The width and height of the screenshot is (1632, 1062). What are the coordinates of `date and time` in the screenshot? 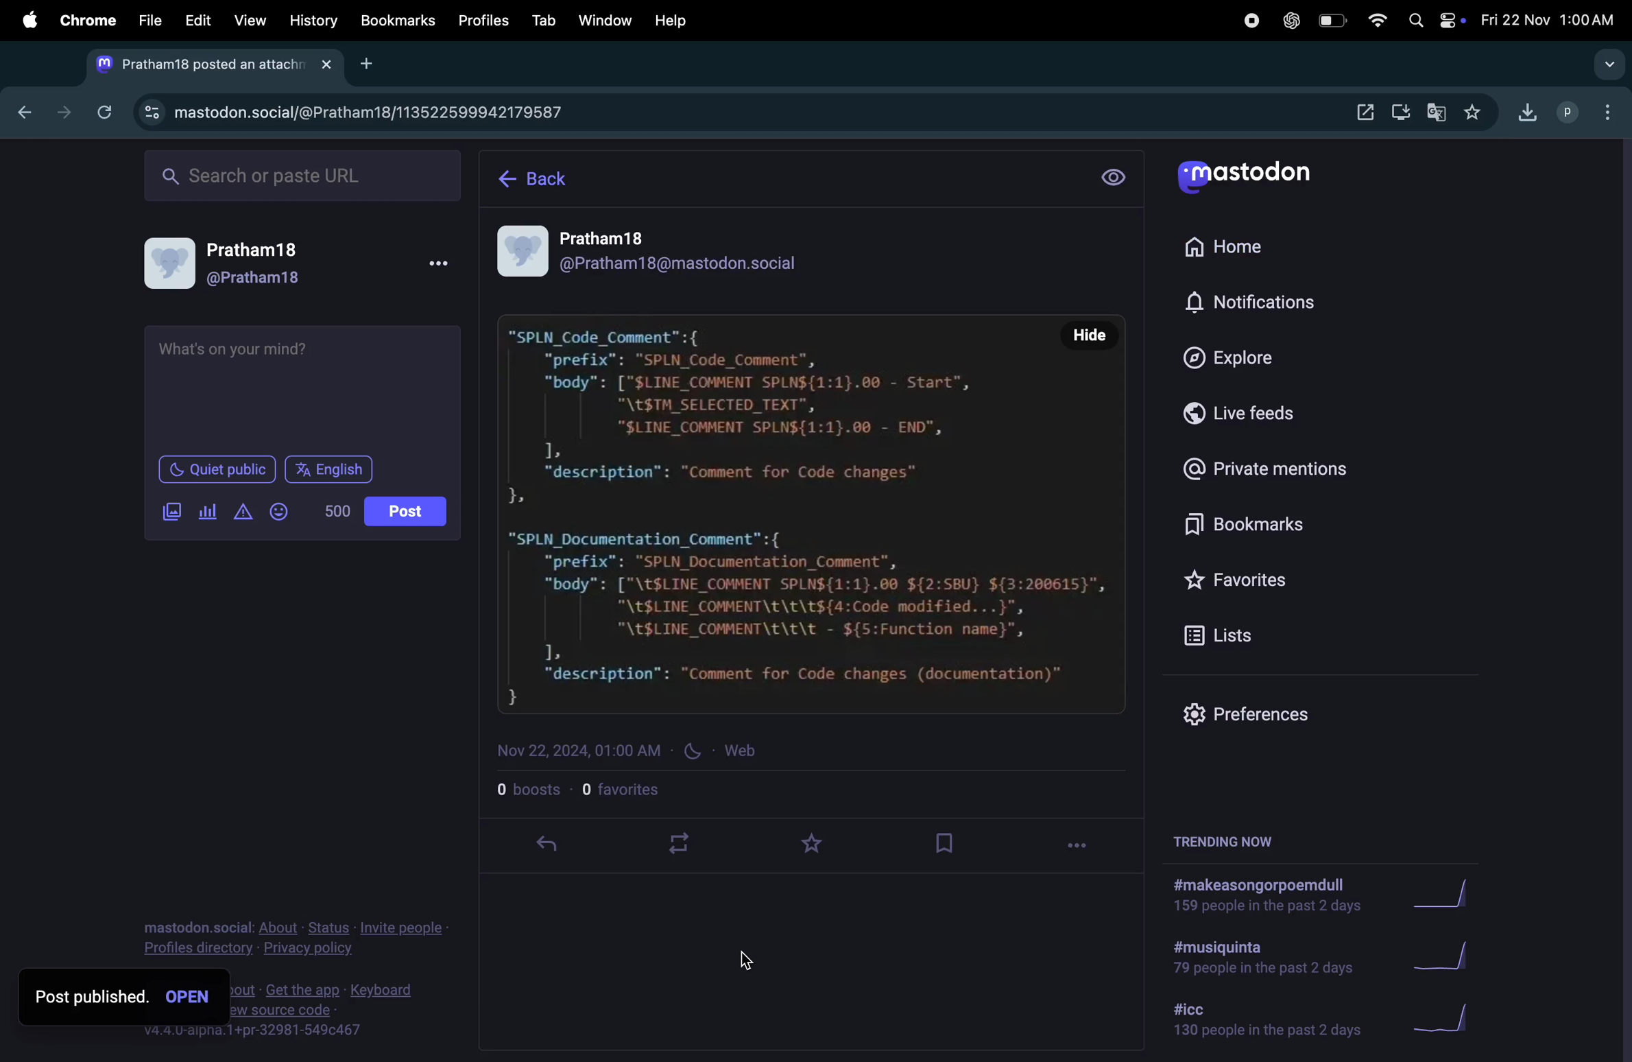 It's located at (631, 755).